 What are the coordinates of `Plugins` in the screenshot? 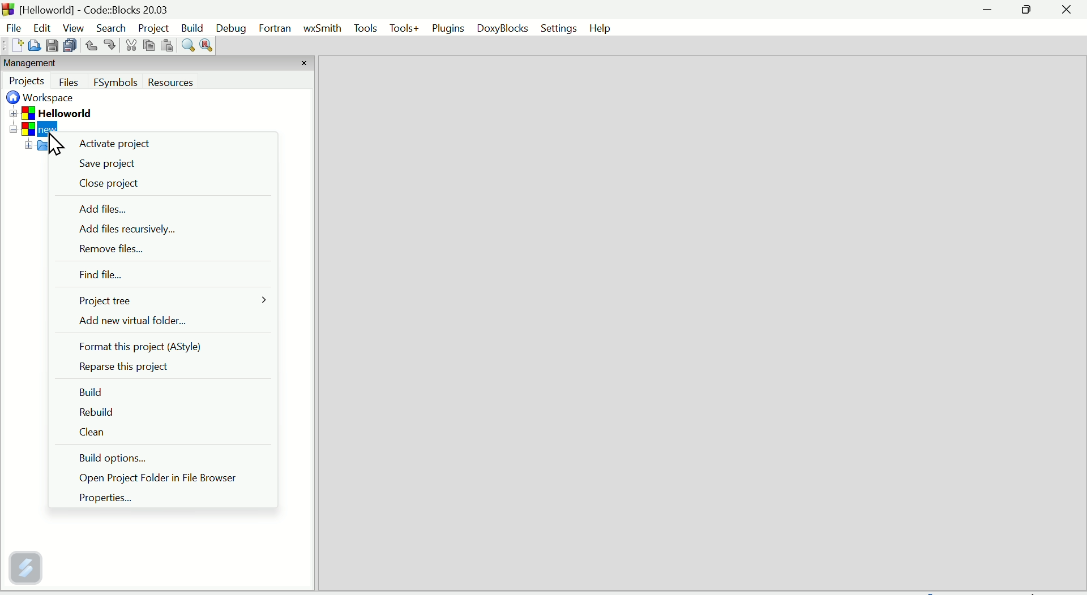 It's located at (448, 29).